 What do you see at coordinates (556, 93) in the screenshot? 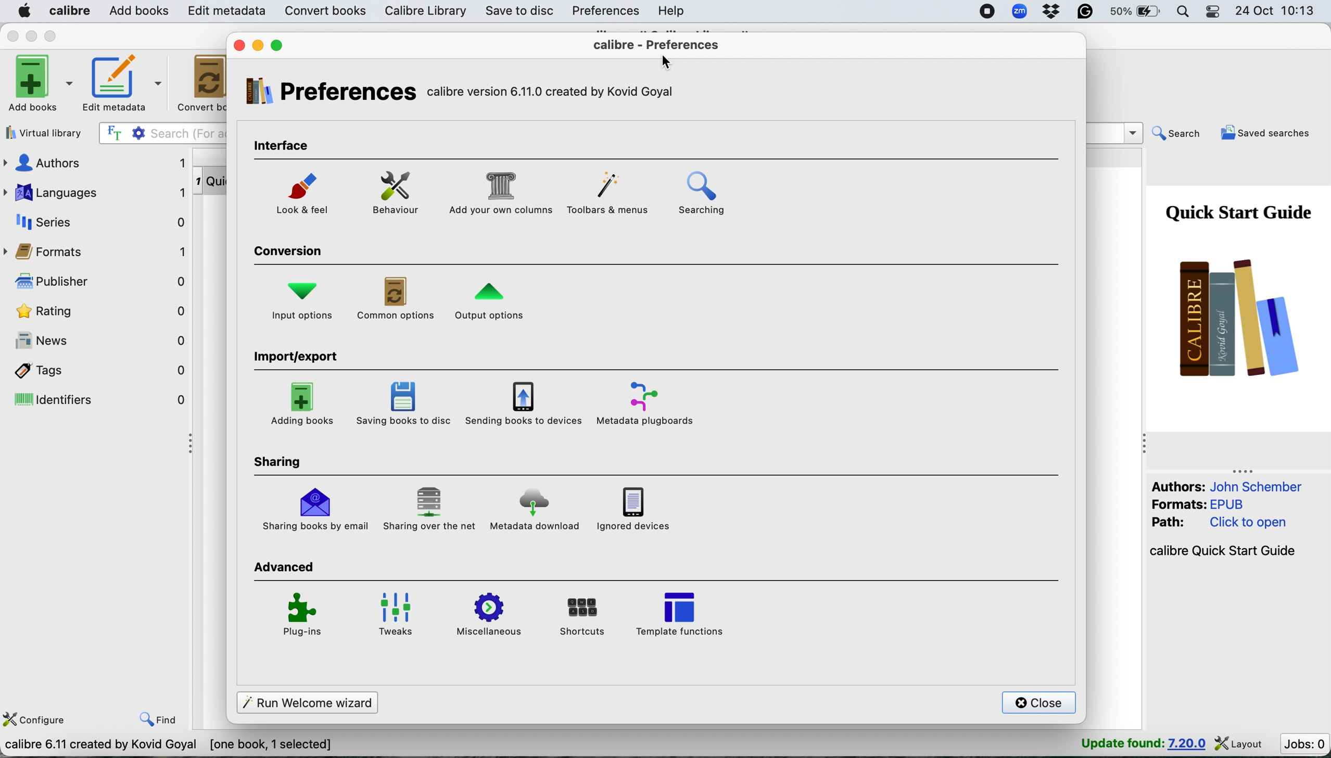
I see `calibre version 6.11.0 created by kovid goyal` at bounding box center [556, 93].